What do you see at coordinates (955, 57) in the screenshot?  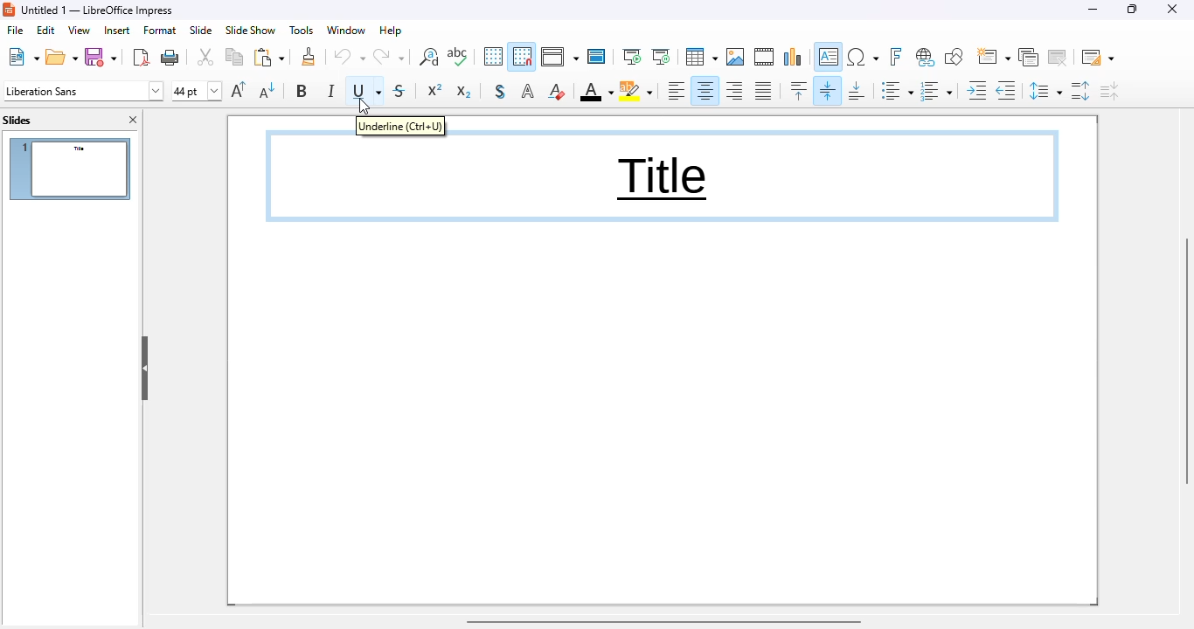 I see `show draw functions` at bounding box center [955, 57].